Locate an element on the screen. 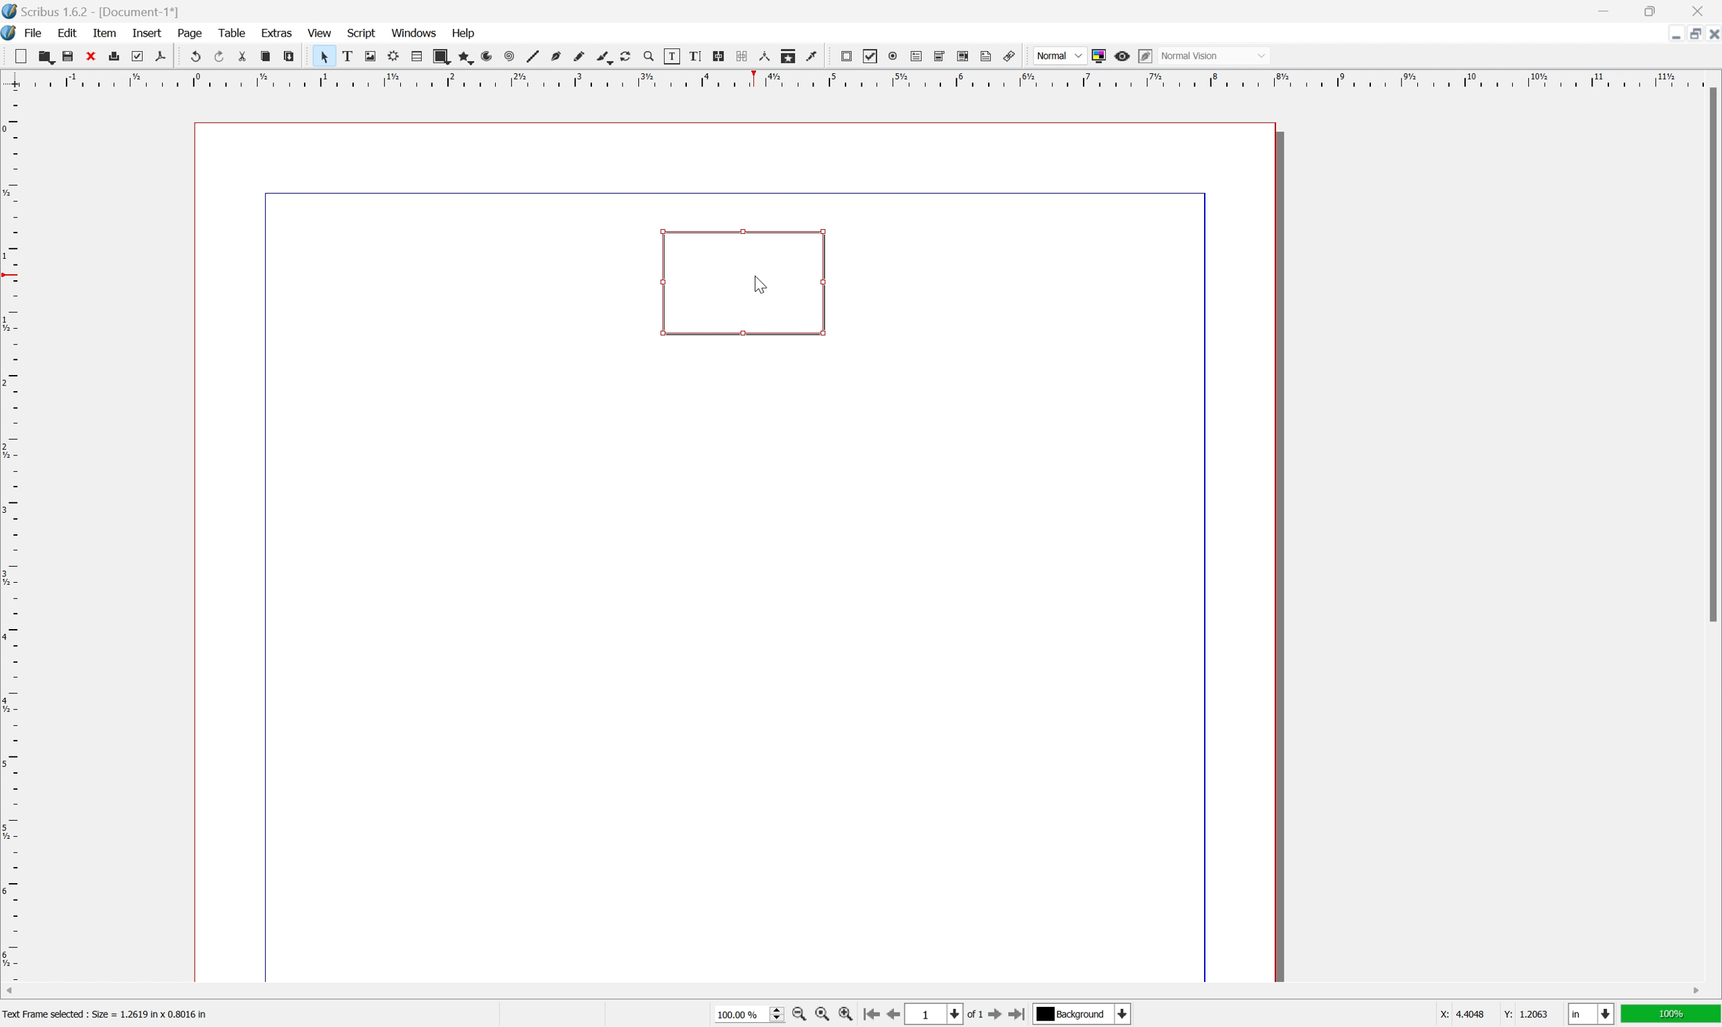 The height and width of the screenshot is (1027, 1722). close is located at coordinates (1703, 10).